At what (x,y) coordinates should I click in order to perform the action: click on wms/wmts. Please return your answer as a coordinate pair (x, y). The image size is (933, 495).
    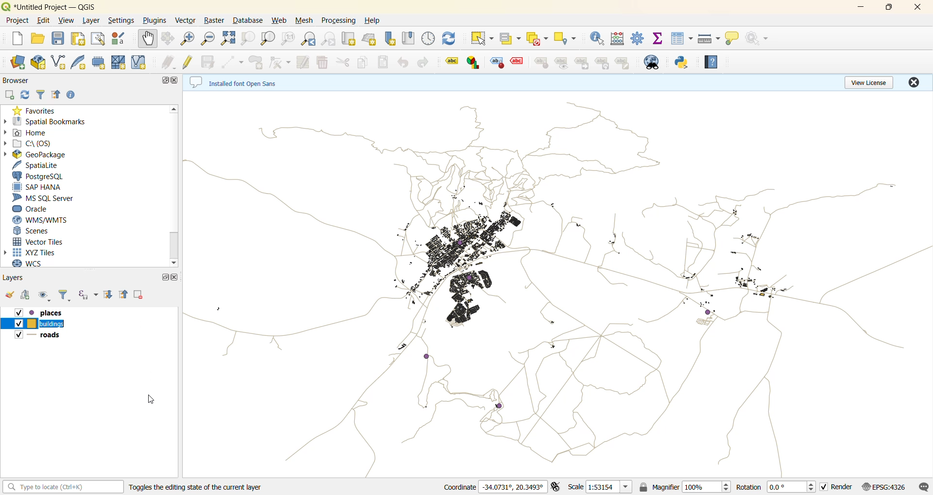
    Looking at the image, I should click on (40, 220).